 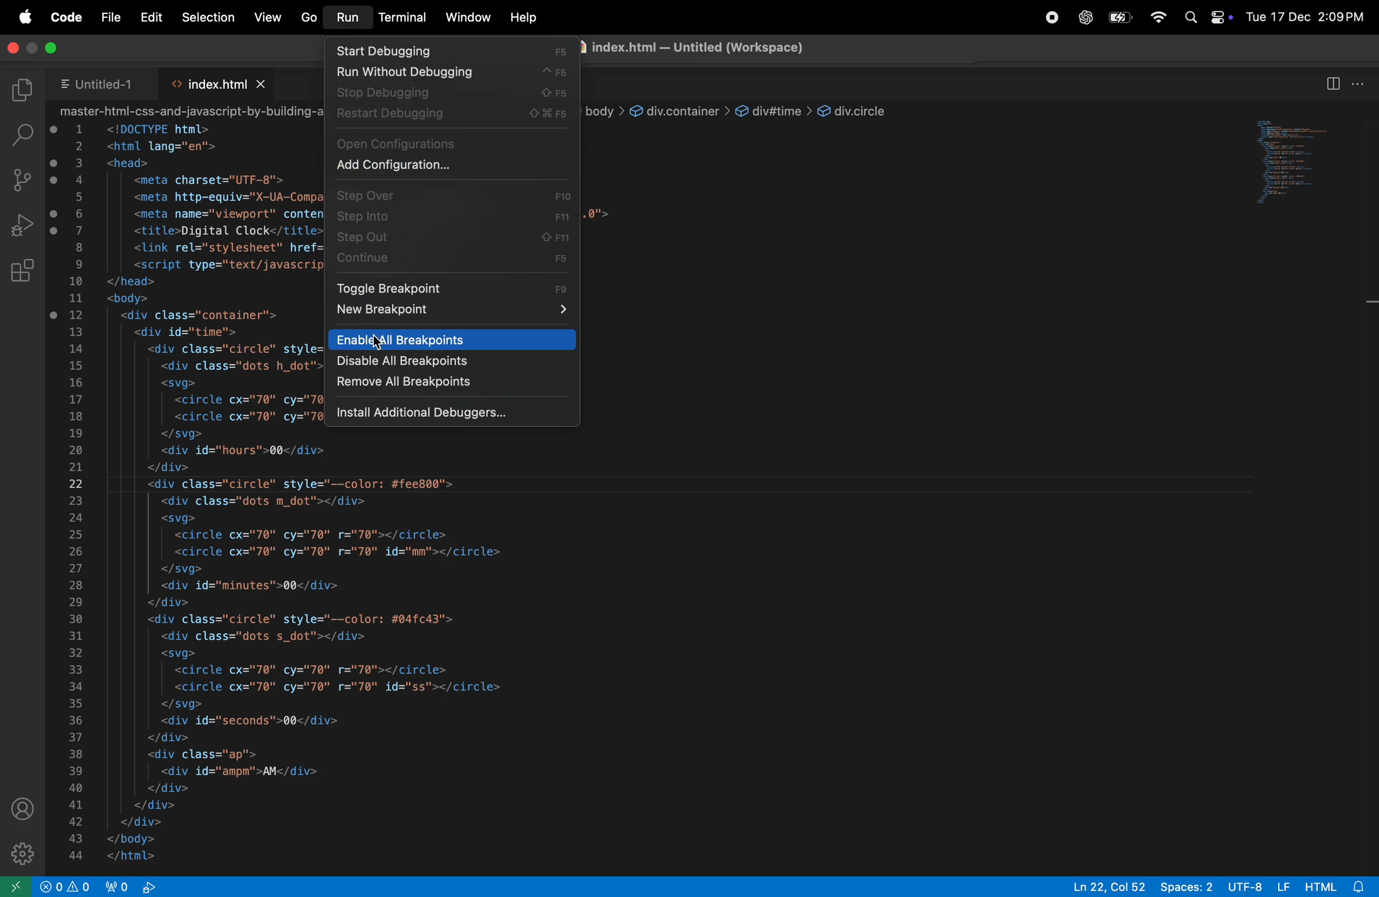 I want to click on install debbuggers, so click(x=448, y=412).